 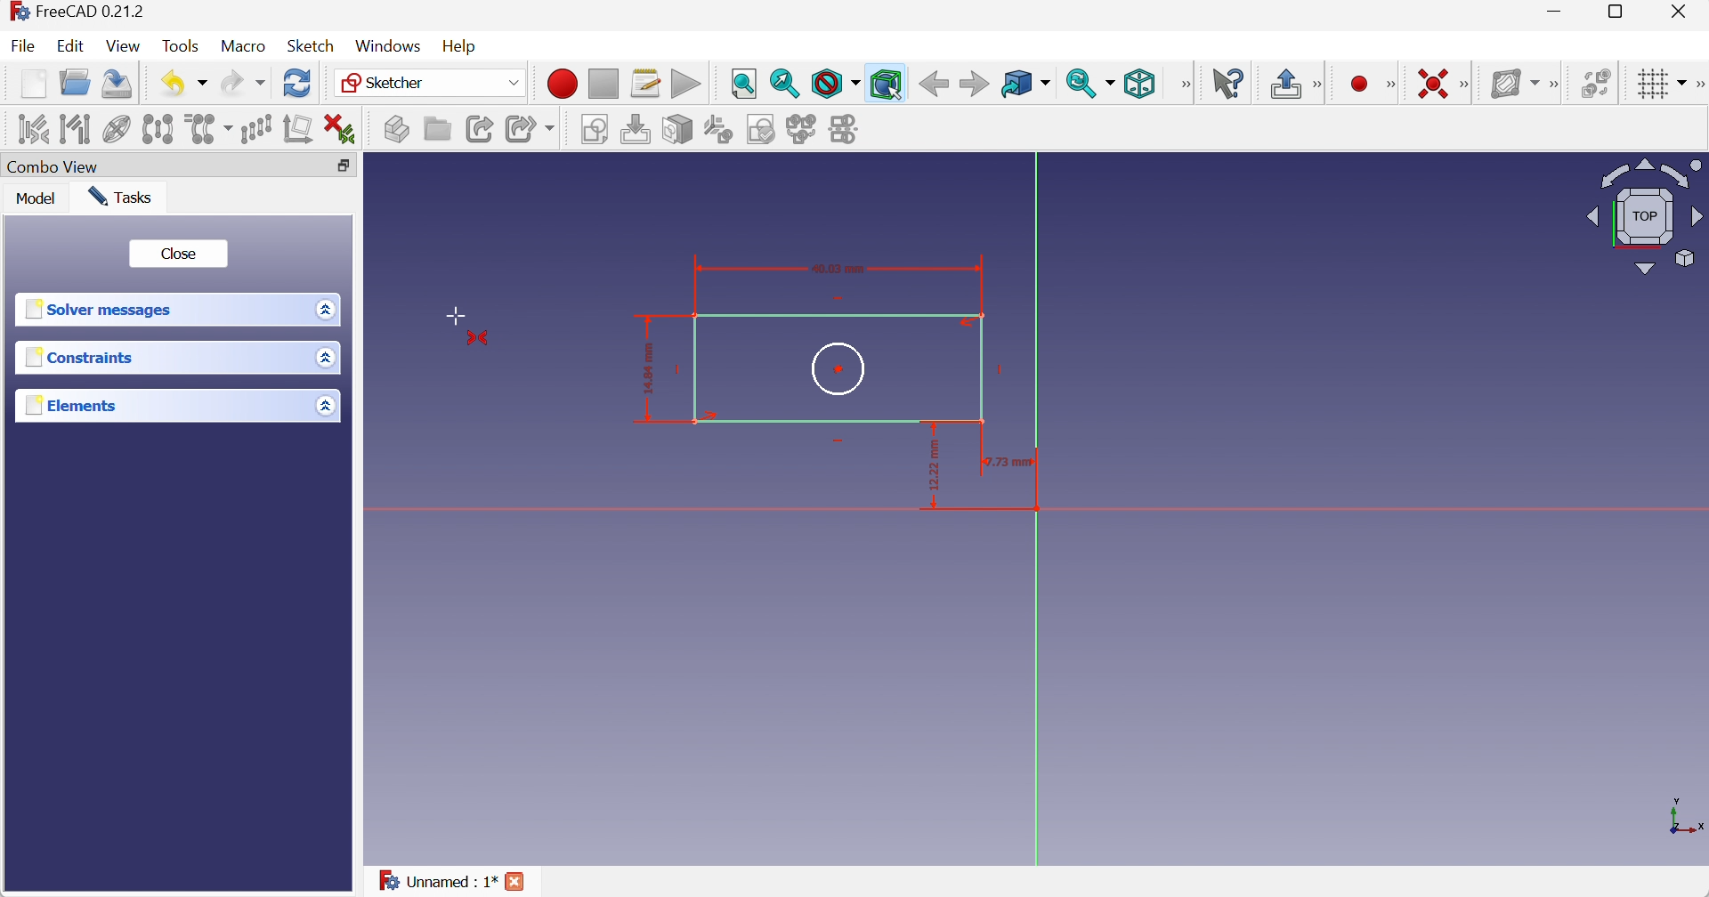 I want to click on View, so click(x=123, y=46).